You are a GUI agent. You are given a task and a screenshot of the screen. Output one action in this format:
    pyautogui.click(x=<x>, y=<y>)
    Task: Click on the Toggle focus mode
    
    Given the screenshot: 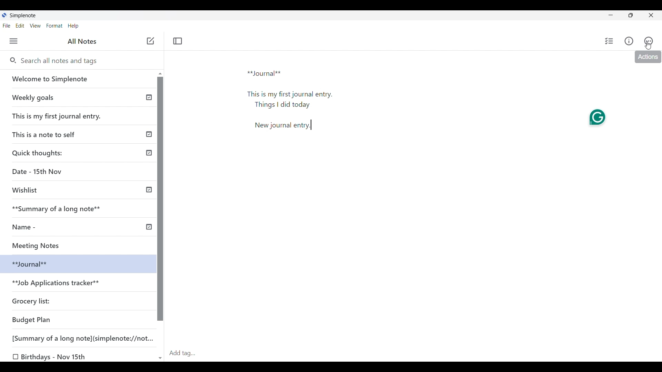 What is the action you would take?
    pyautogui.click(x=178, y=41)
    